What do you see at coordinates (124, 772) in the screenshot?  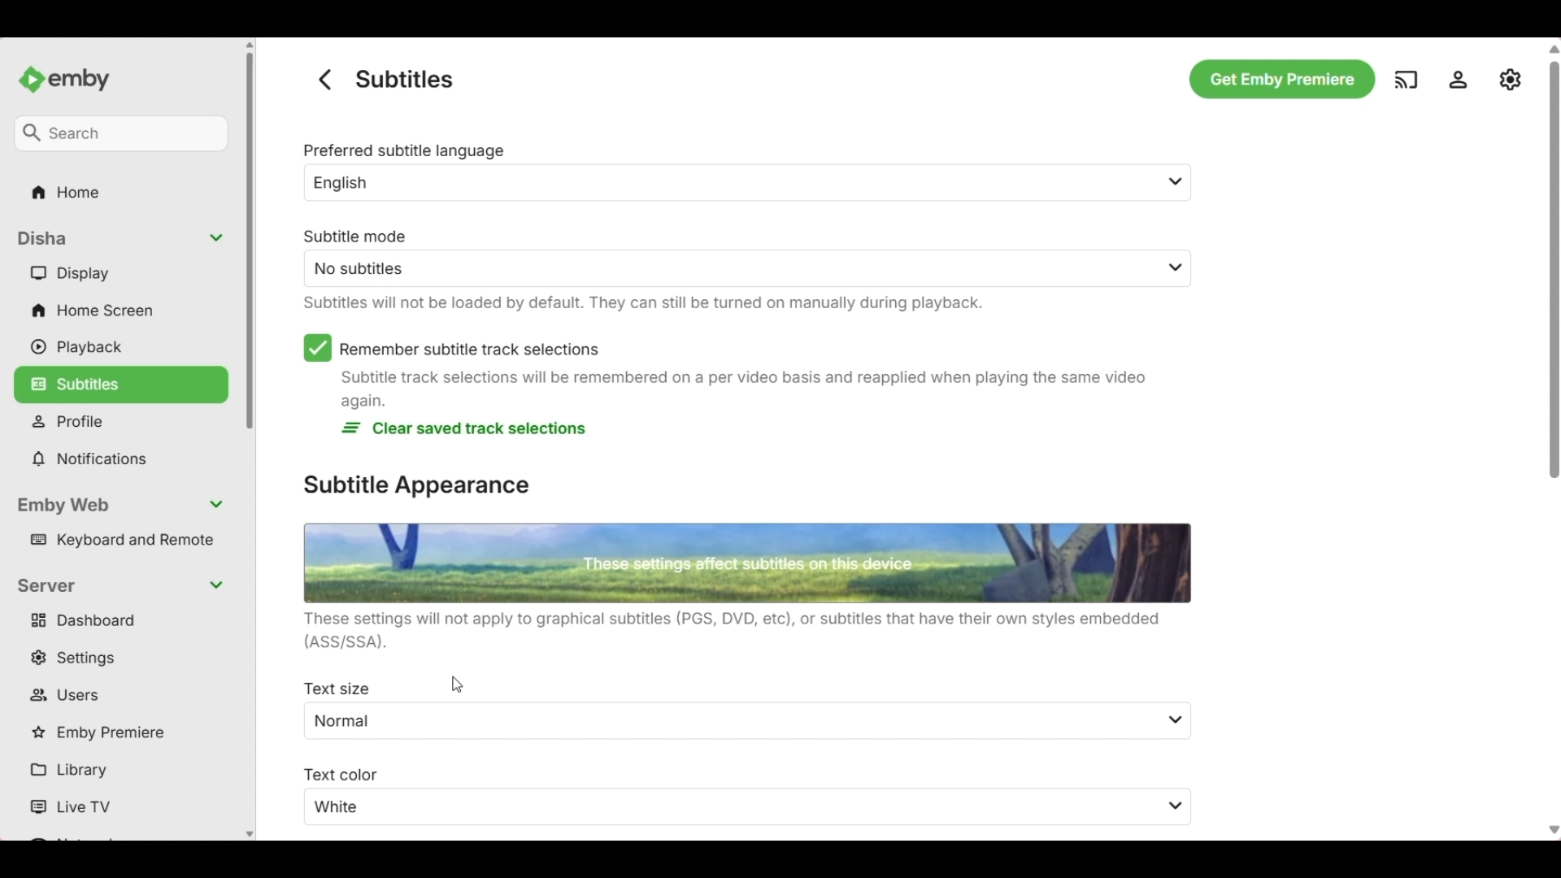 I see `Library` at bounding box center [124, 772].